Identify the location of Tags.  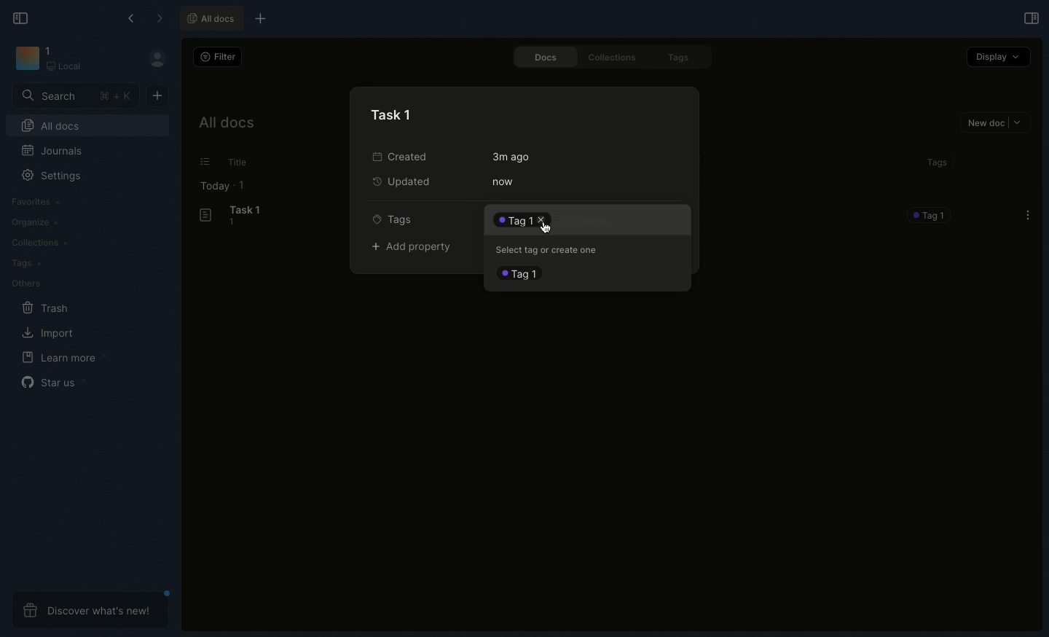
(397, 219).